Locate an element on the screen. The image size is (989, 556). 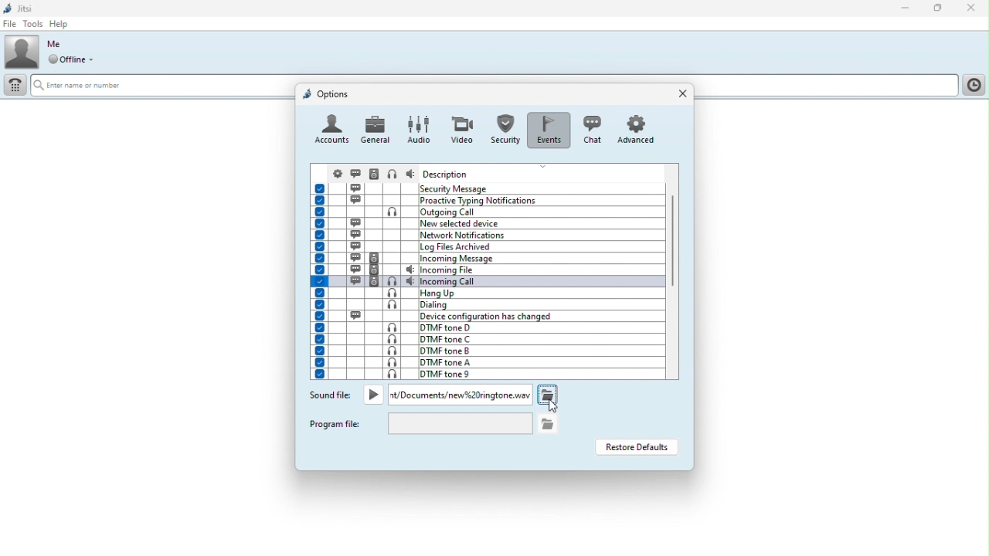
DTMF tone B is located at coordinates (484, 351).